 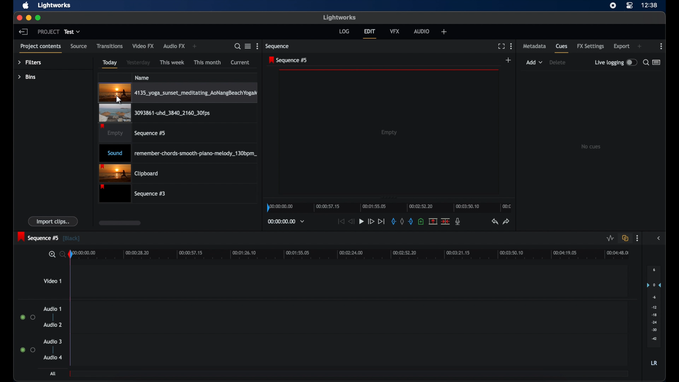 I want to click on audio 2, so click(x=52, y=325).